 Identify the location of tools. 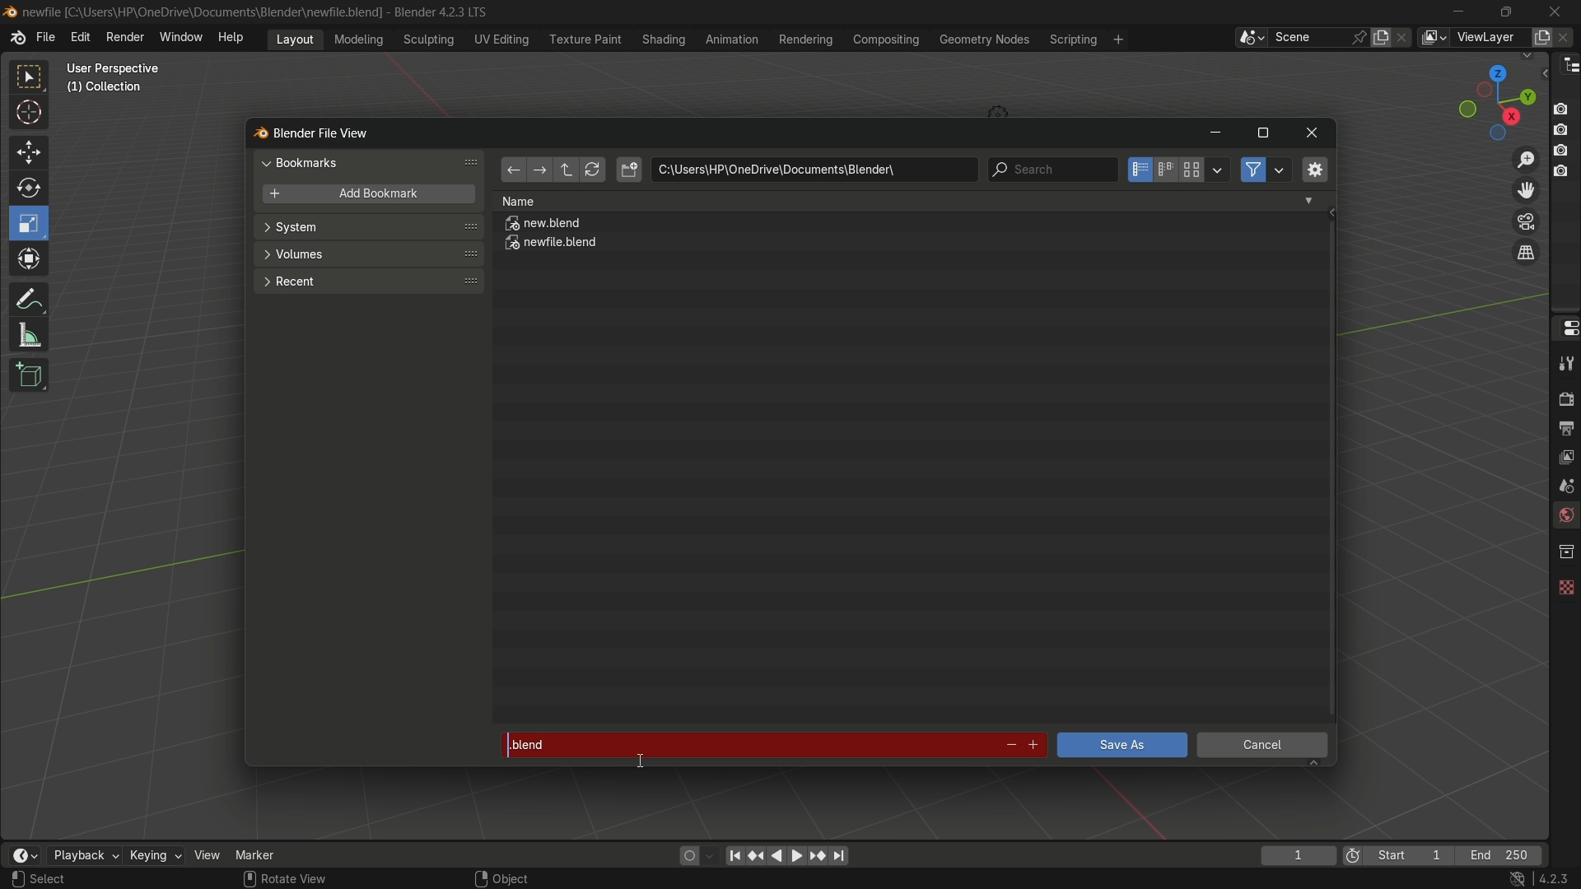
(1565, 363).